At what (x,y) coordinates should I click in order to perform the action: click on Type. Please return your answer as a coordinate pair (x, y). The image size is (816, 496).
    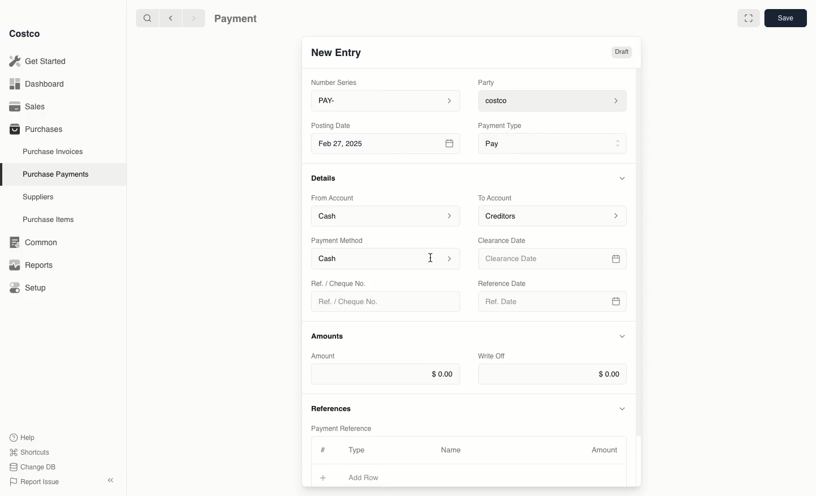
    Looking at the image, I should click on (359, 450).